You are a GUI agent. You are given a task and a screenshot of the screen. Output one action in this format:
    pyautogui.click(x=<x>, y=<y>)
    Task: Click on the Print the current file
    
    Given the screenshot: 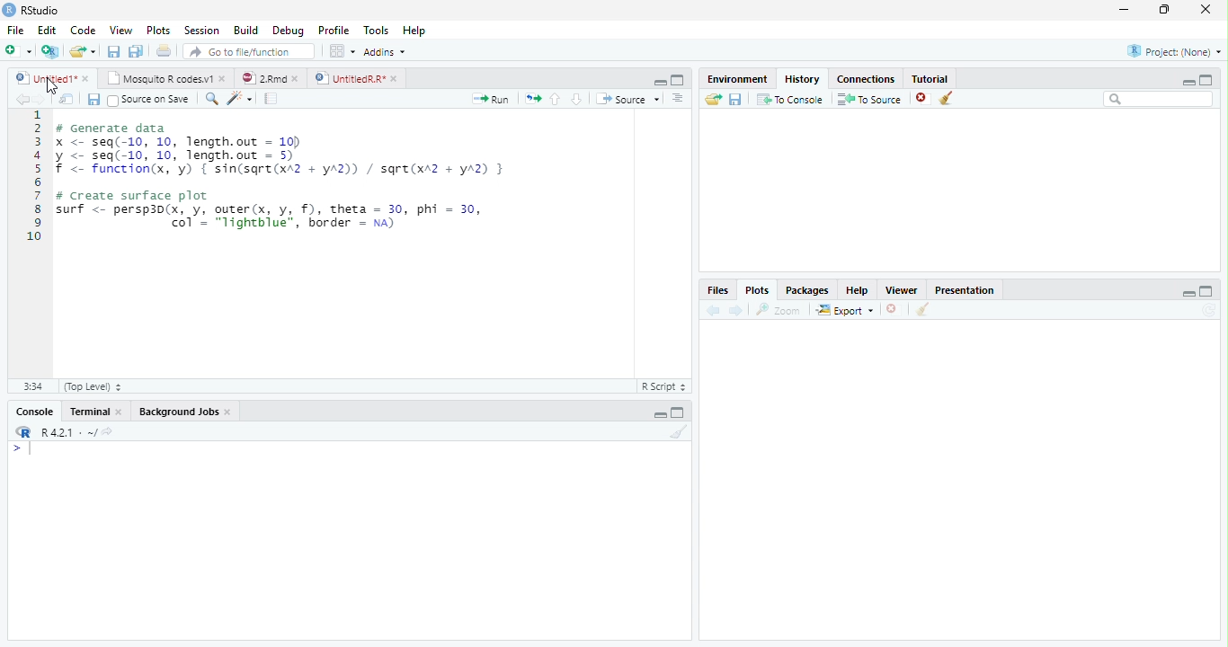 What is the action you would take?
    pyautogui.click(x=164, y=49)
    